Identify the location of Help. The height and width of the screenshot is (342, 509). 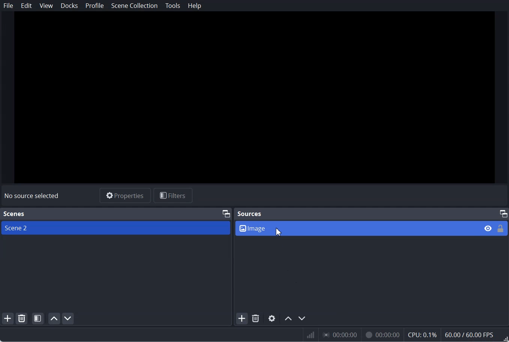
(195, 6).